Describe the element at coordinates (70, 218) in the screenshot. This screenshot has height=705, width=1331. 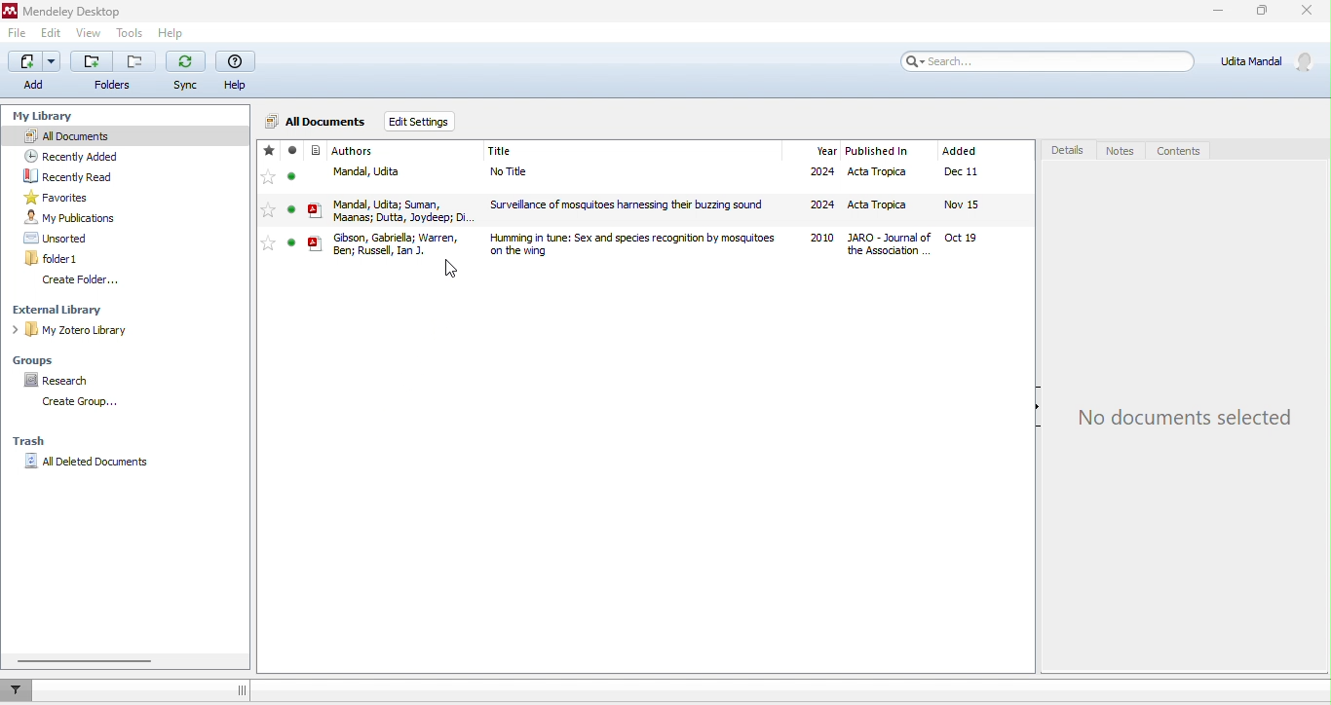
I see `my publication` at that location.